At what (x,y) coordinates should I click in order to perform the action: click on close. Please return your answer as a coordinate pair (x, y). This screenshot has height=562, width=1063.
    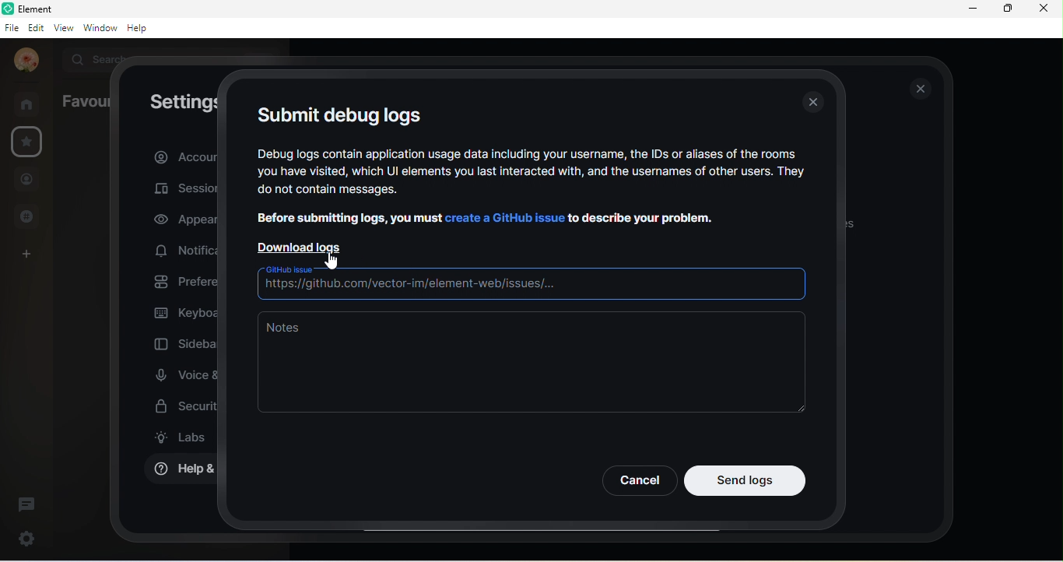
    Looking at the image, I should click on (921, 89).